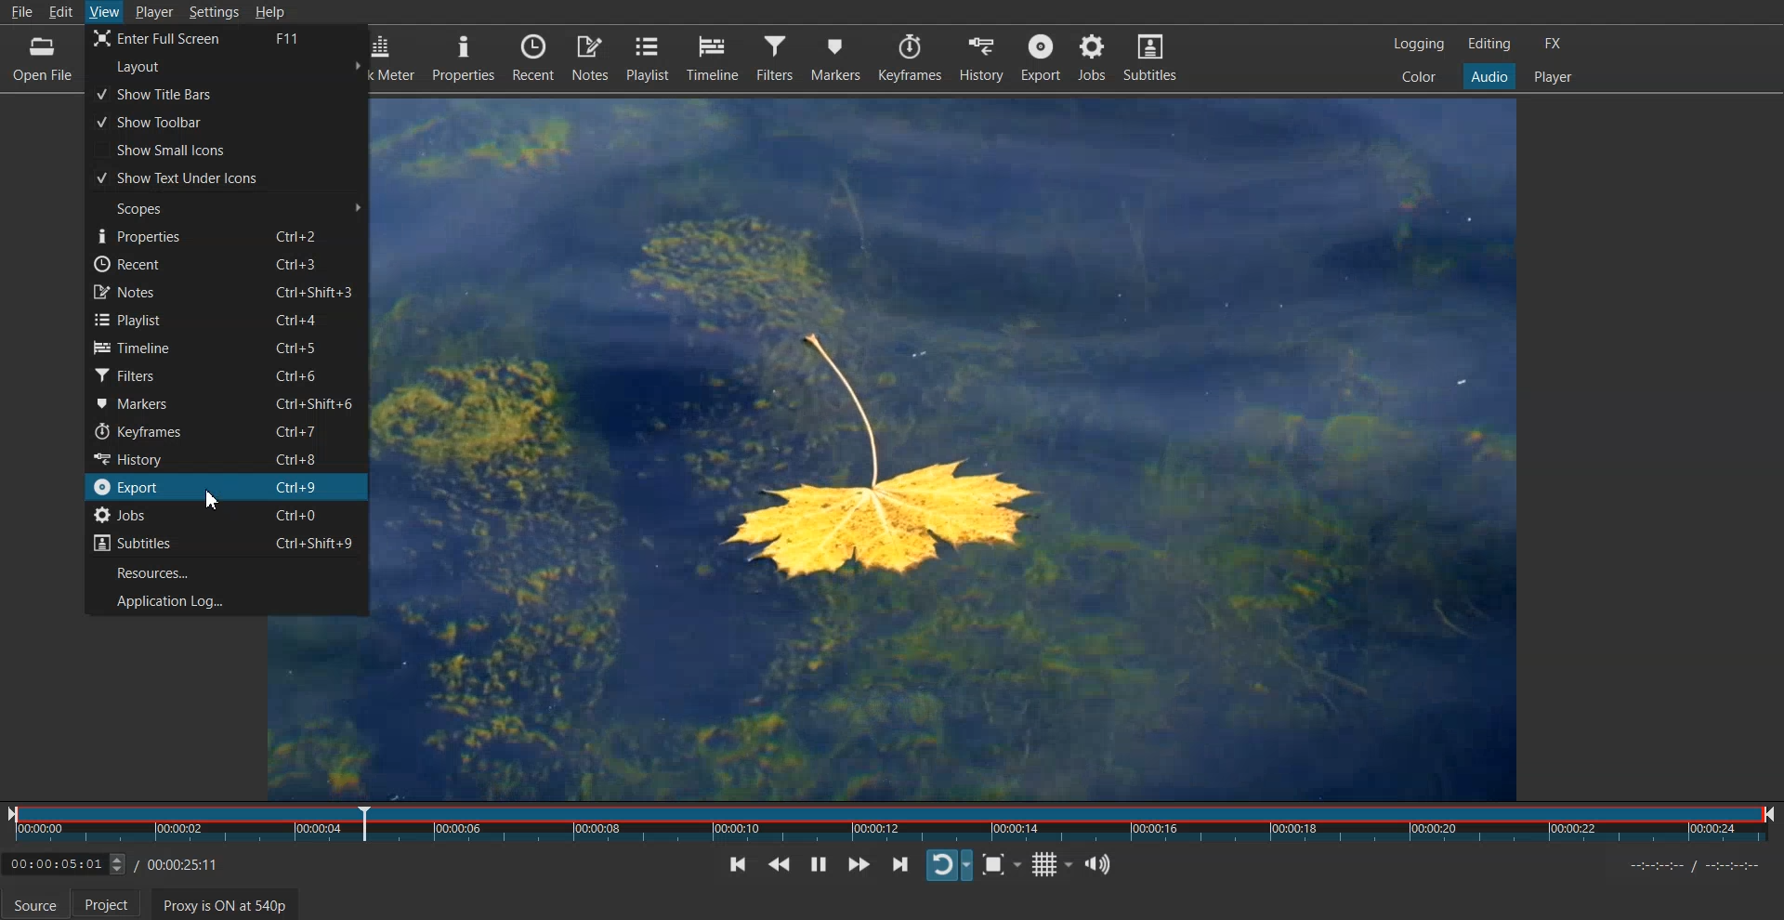 The height and width of the screenshot is (920, 1784). What do you see at coordinates (226, 177) in the screenshot?
I see `Show text under Icons` at bounding box center [226, 177].